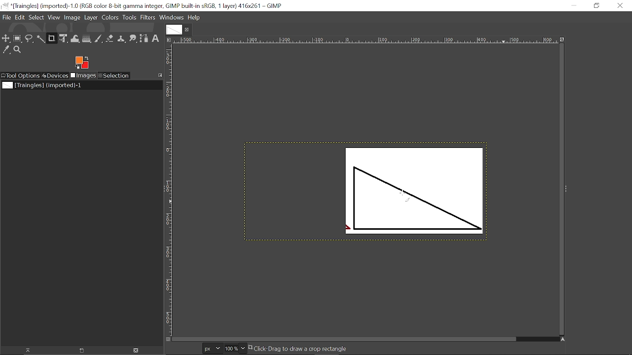 This screenshot has width=632, height=355. Describe the element at coordinates (169, 38) in the screenshot. I see `Access the image menu` at that location.